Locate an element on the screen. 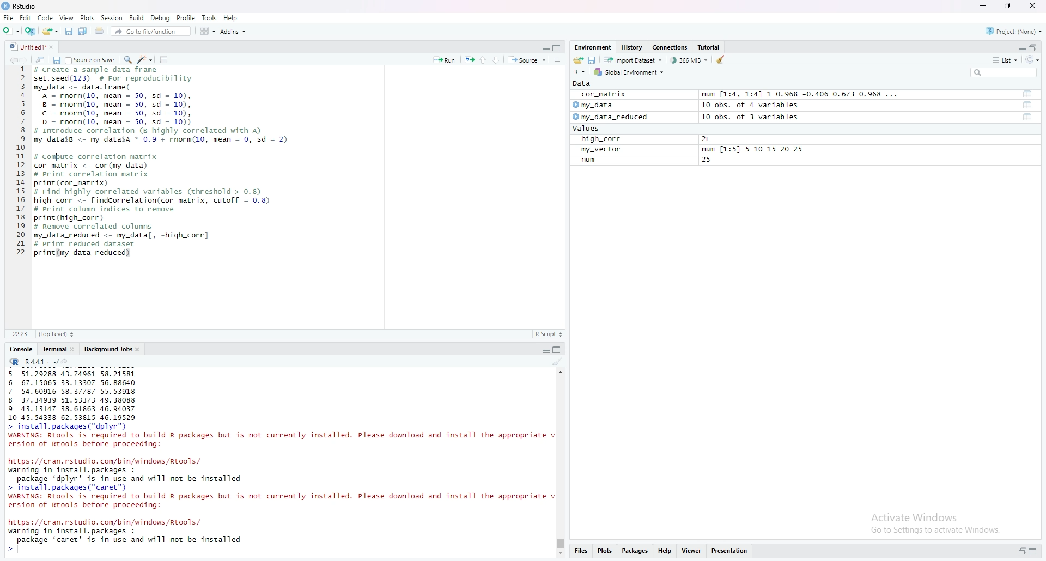  History is located at coordinates (633, 46).